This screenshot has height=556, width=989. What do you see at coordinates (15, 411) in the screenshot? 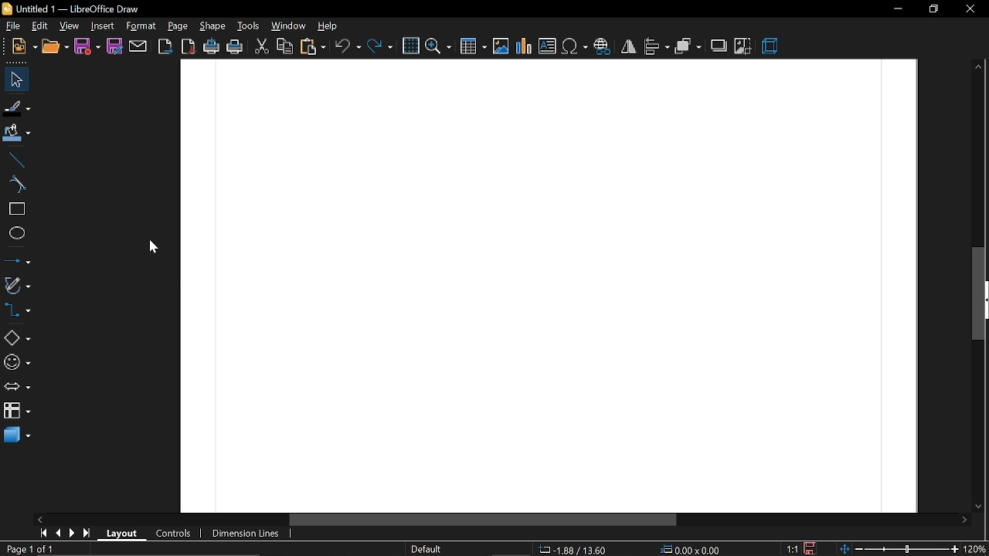
I see `flowchart` at bounding box center [15, 411].